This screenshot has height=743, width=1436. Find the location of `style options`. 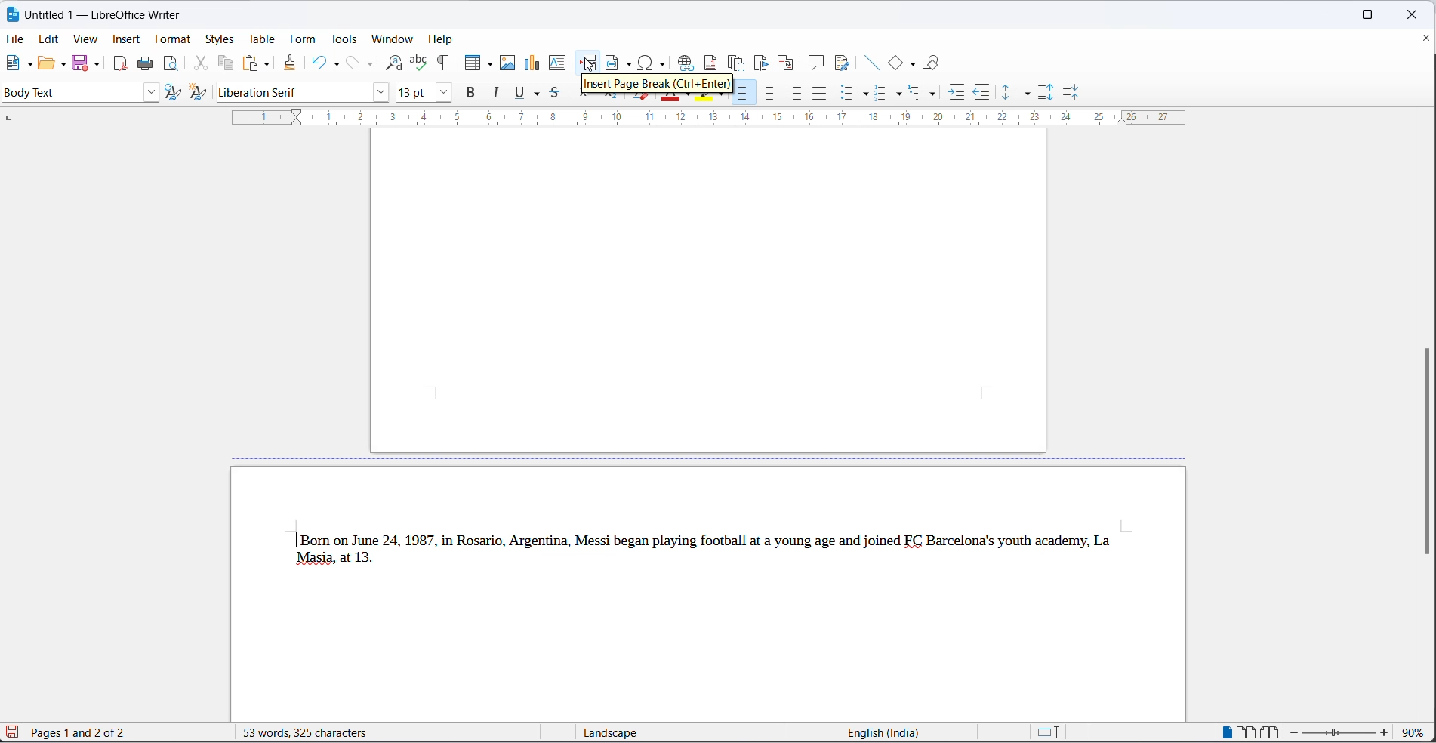

style options is located at coordinates (69, 93).